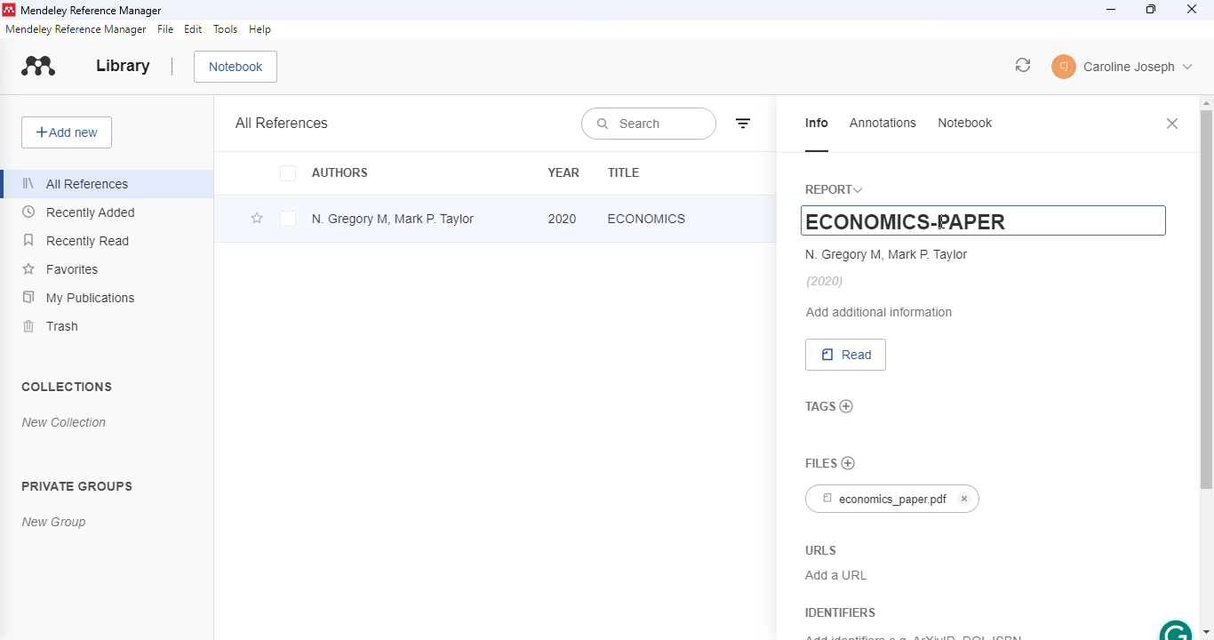 This screenshot has width=1214, height=640. Describe the element at coordinates (38, 65) in the screenshot. I see `logo` at that location.